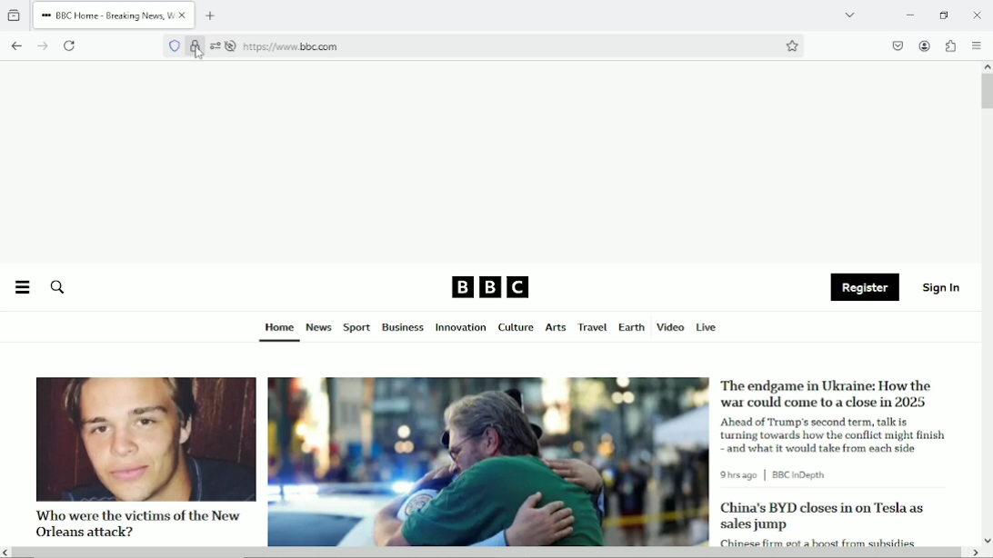  I want to click on Who were the victims of the New Orleans attack?, so click(135, 523).